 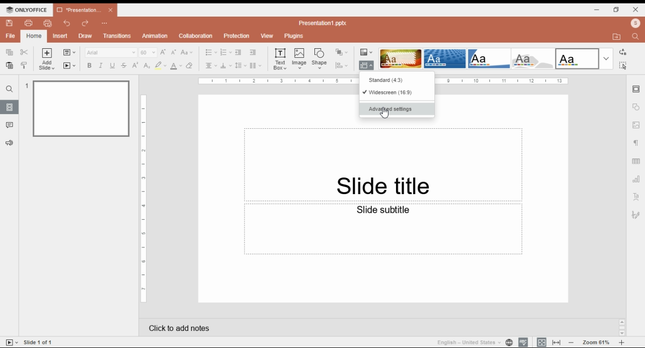 I want to click on strikethrough, so click(x=124, y=65).